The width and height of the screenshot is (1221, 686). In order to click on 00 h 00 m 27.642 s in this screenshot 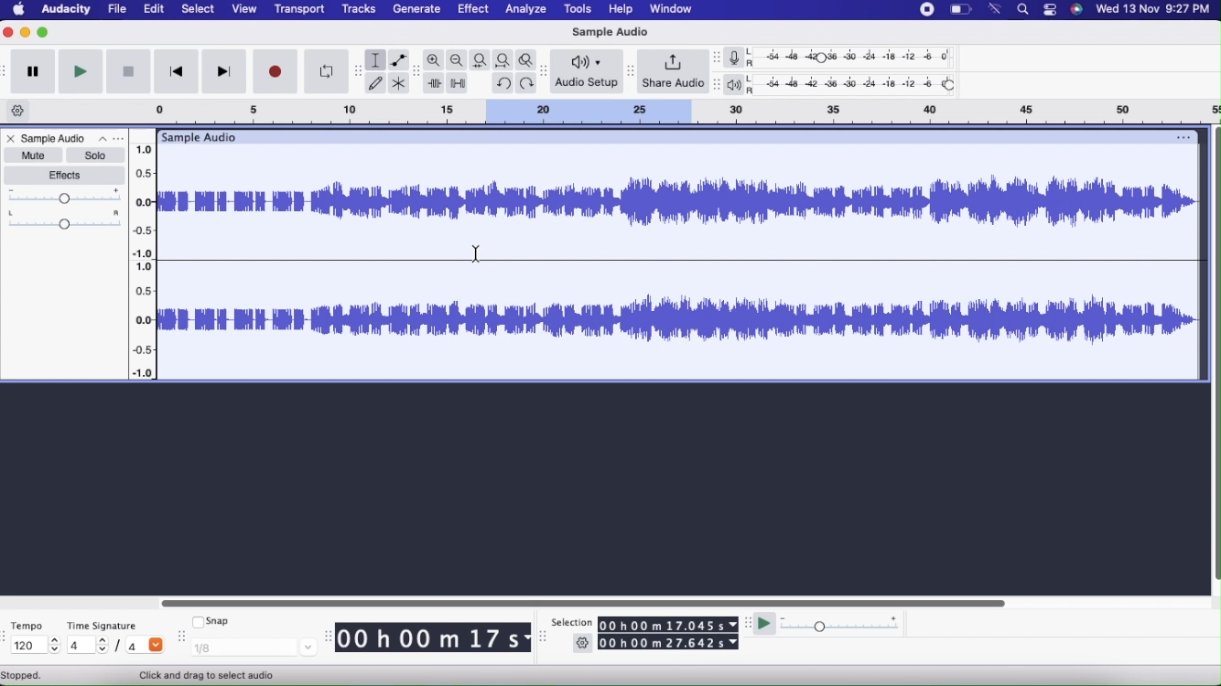, I will do `click(669, 644)`.